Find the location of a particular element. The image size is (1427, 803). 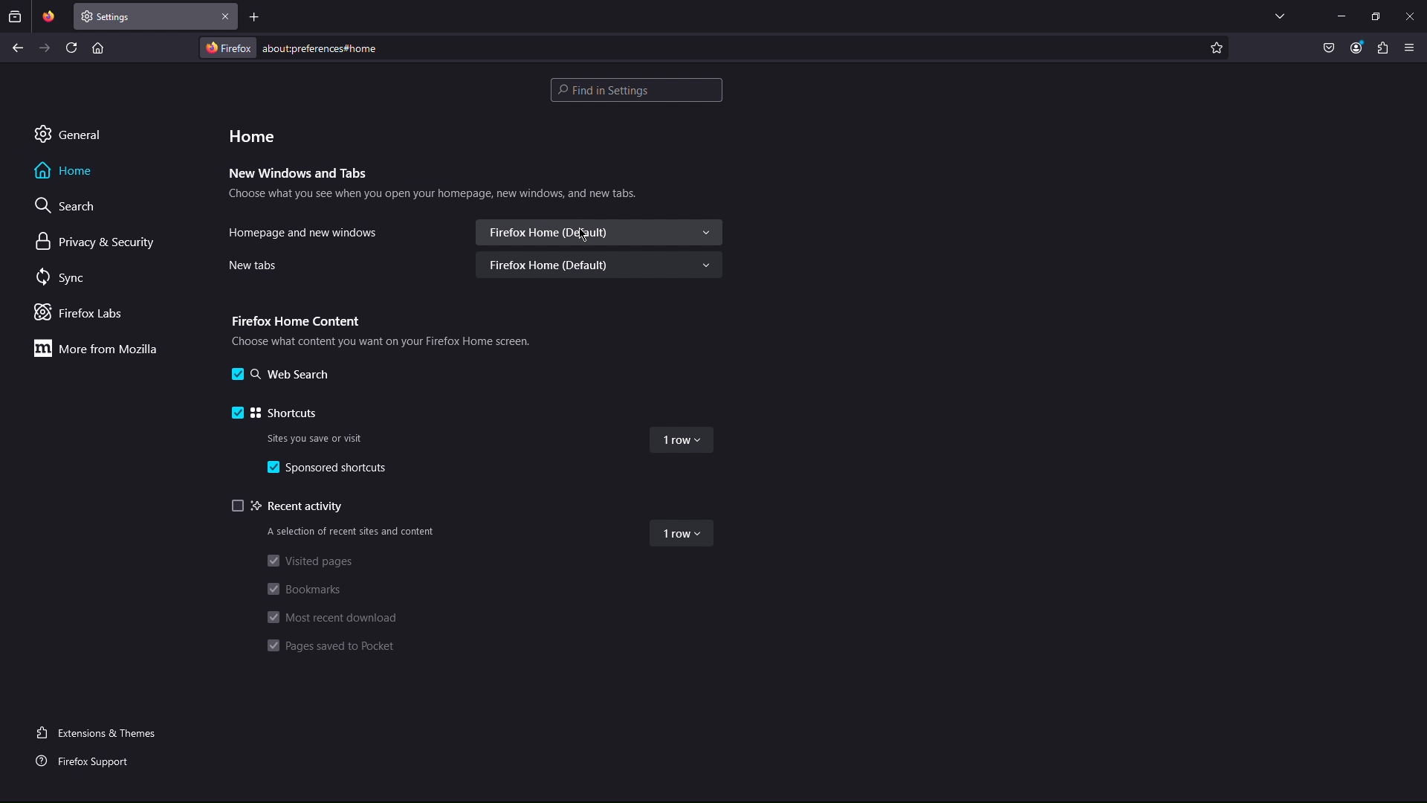

Firefox Support is located at coordinates (87, 759).